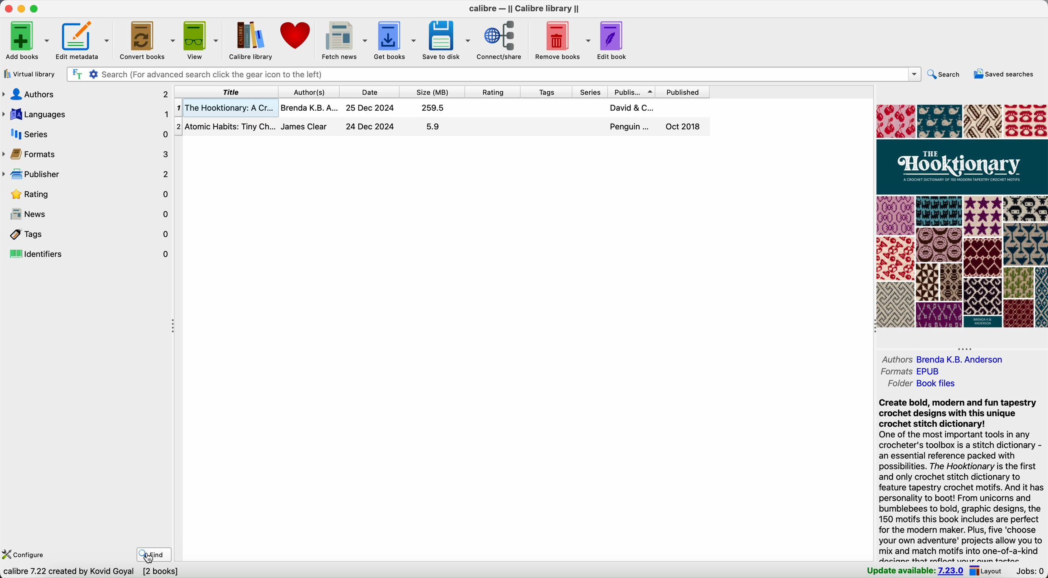 This screenshot has height=578, width=1048. I want to click on news, so click(87, 213).